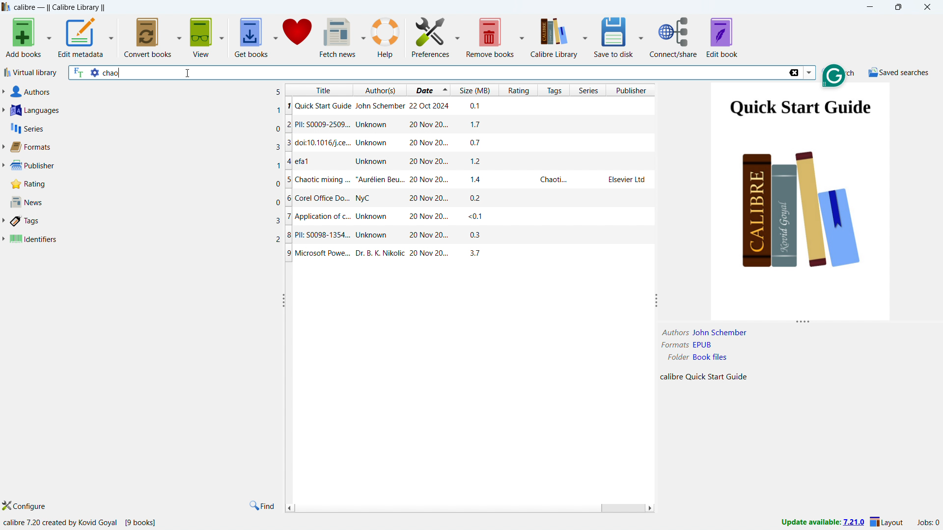 The width and height of the screenshot is (943, 530). Describe the element at coordinates (463, 237) in the screenshot. I see `PII: S0098-1354...` at that location.